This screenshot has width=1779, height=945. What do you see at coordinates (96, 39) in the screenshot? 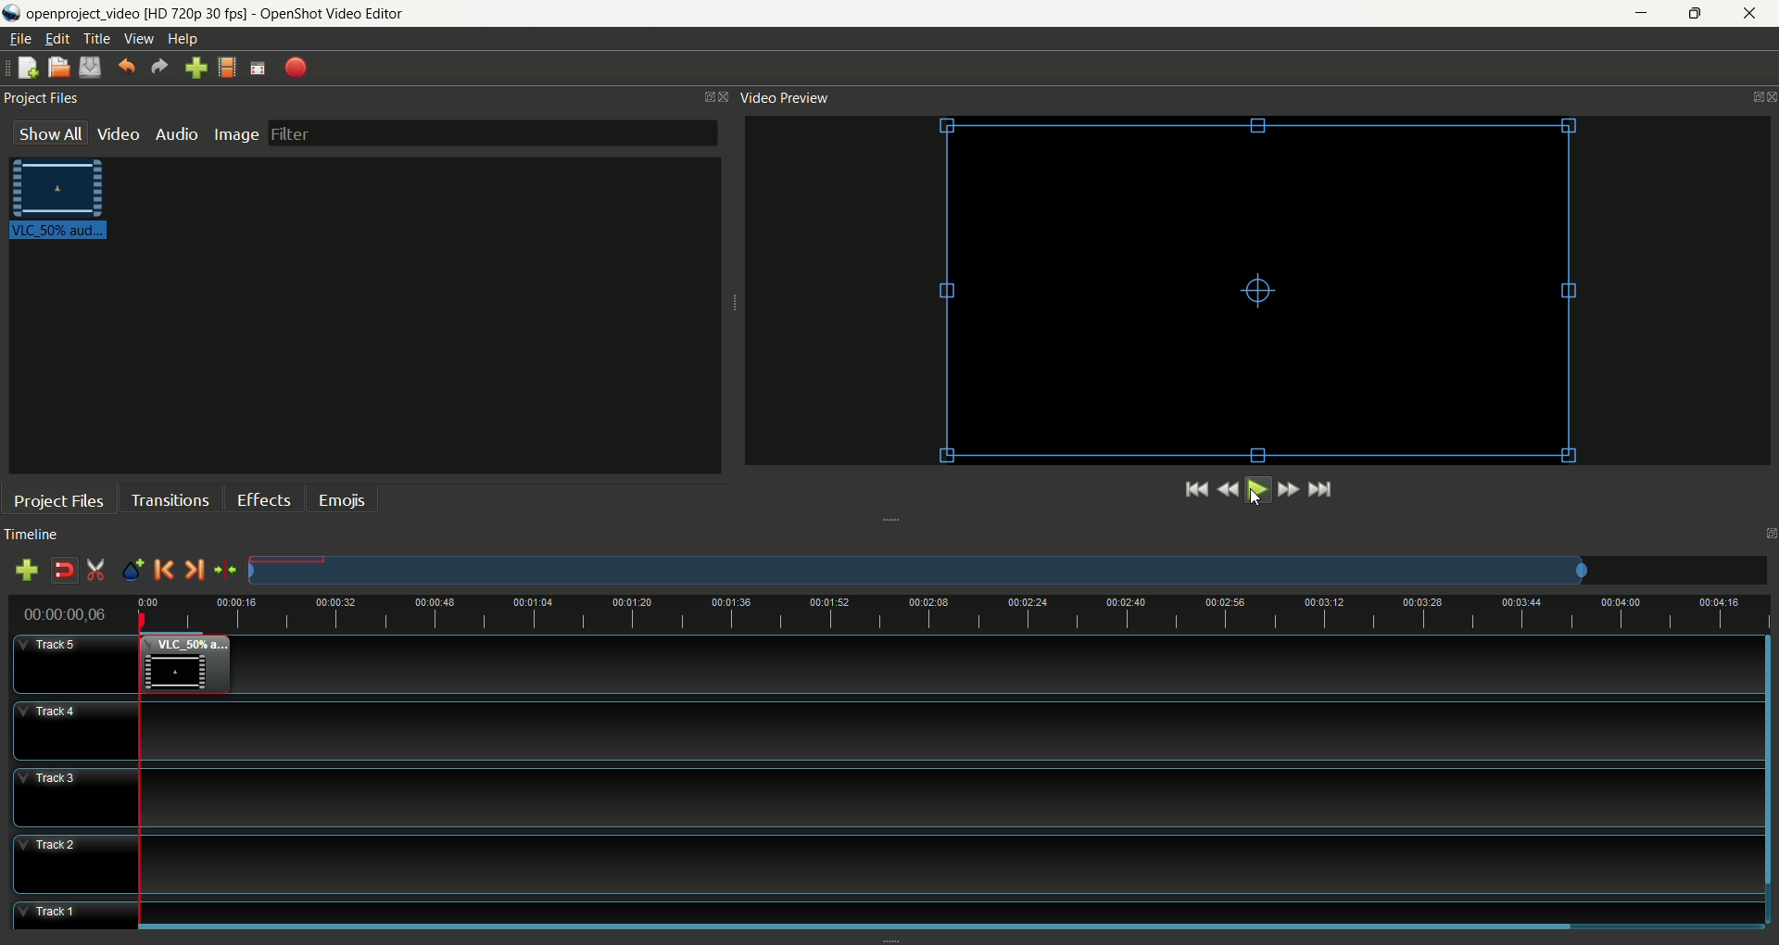
I see `title` at bounding box center [96, 39].